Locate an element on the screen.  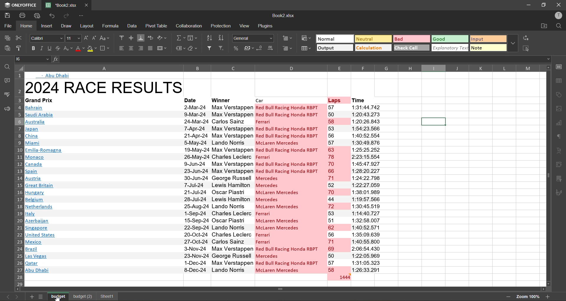
shapes is located at coordinates (560, 95).